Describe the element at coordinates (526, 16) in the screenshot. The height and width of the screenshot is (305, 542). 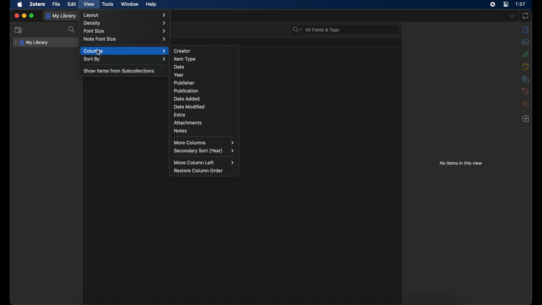
I see `sync` at that location.